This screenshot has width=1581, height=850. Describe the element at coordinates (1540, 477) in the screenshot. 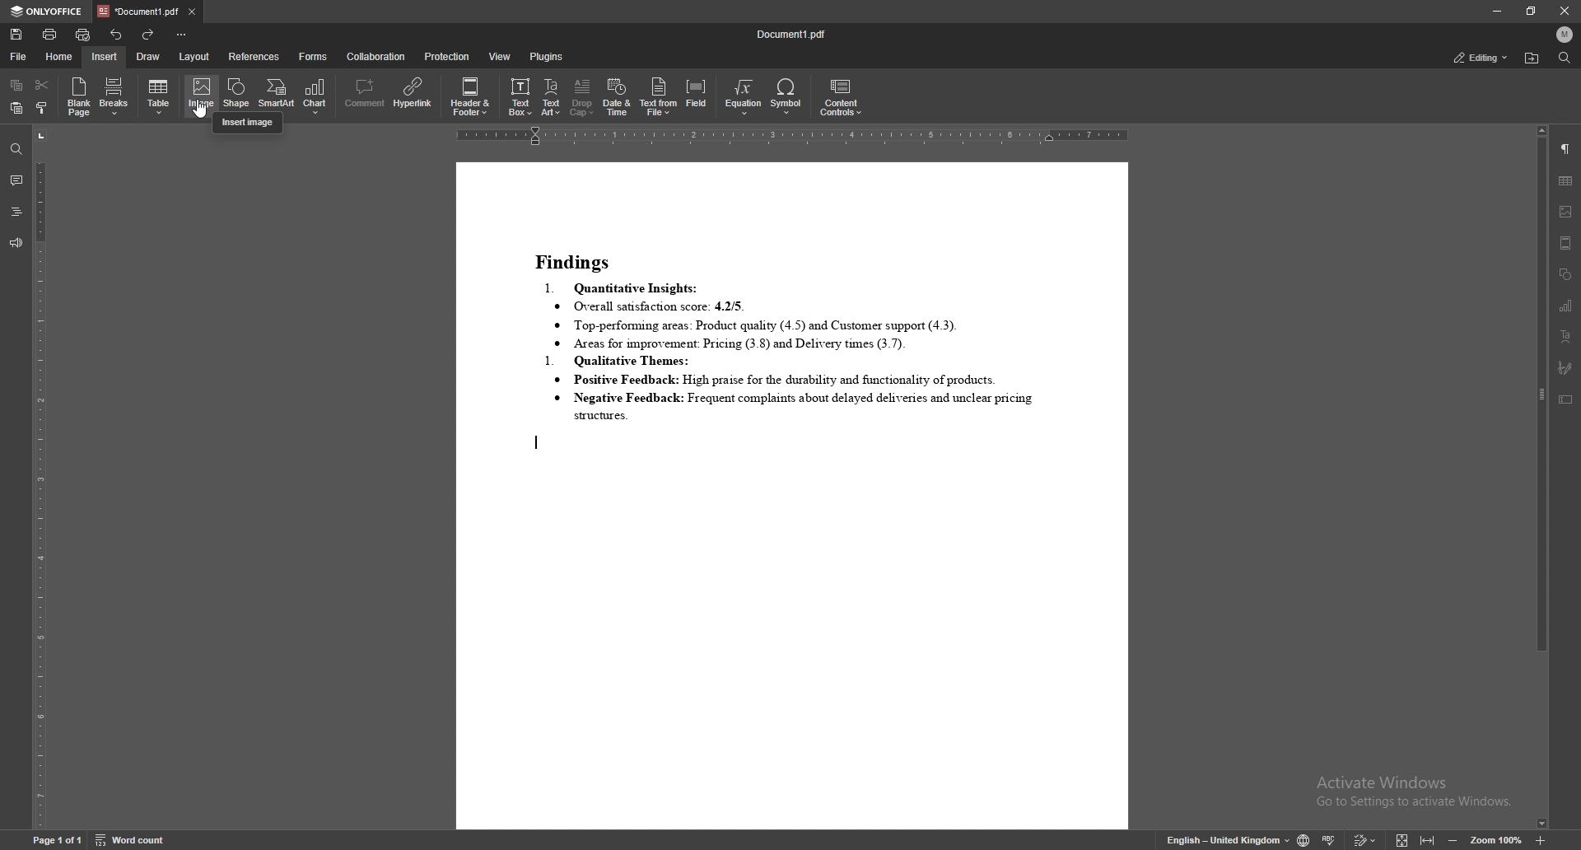

I see `scroll bar` at that location.